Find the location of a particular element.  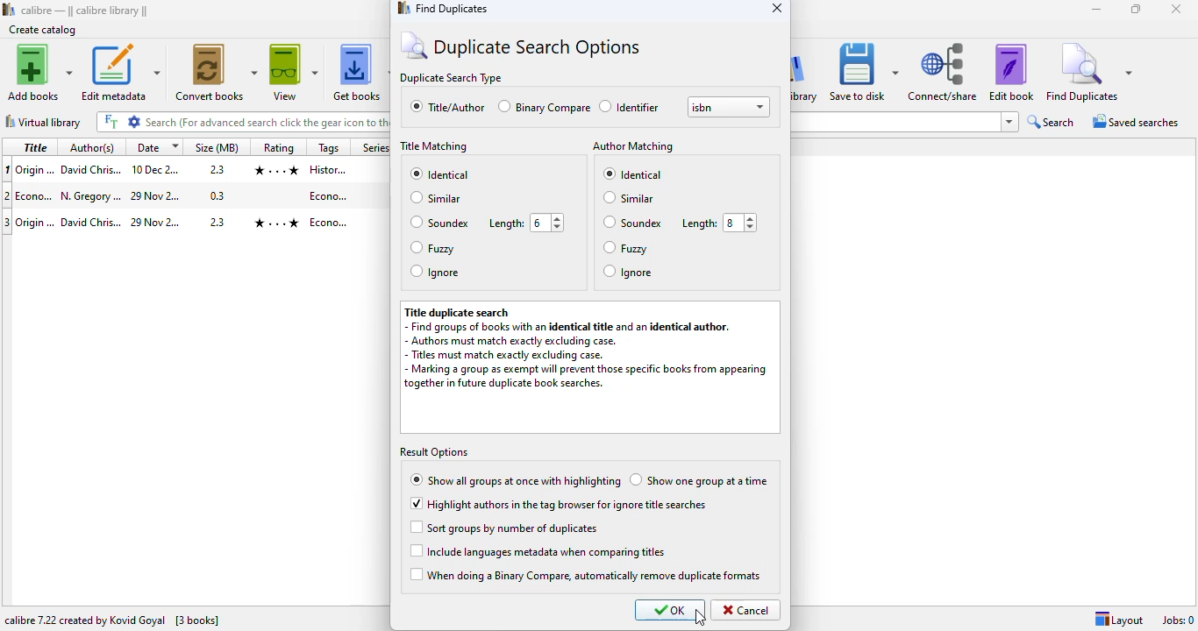

virtual library is located at coordinates (43, 121).